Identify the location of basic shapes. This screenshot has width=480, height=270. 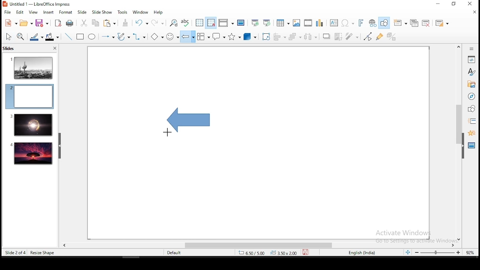
(156, 37).